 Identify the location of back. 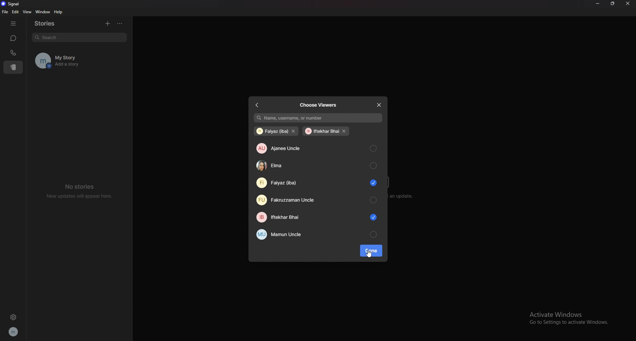
(257, 105).